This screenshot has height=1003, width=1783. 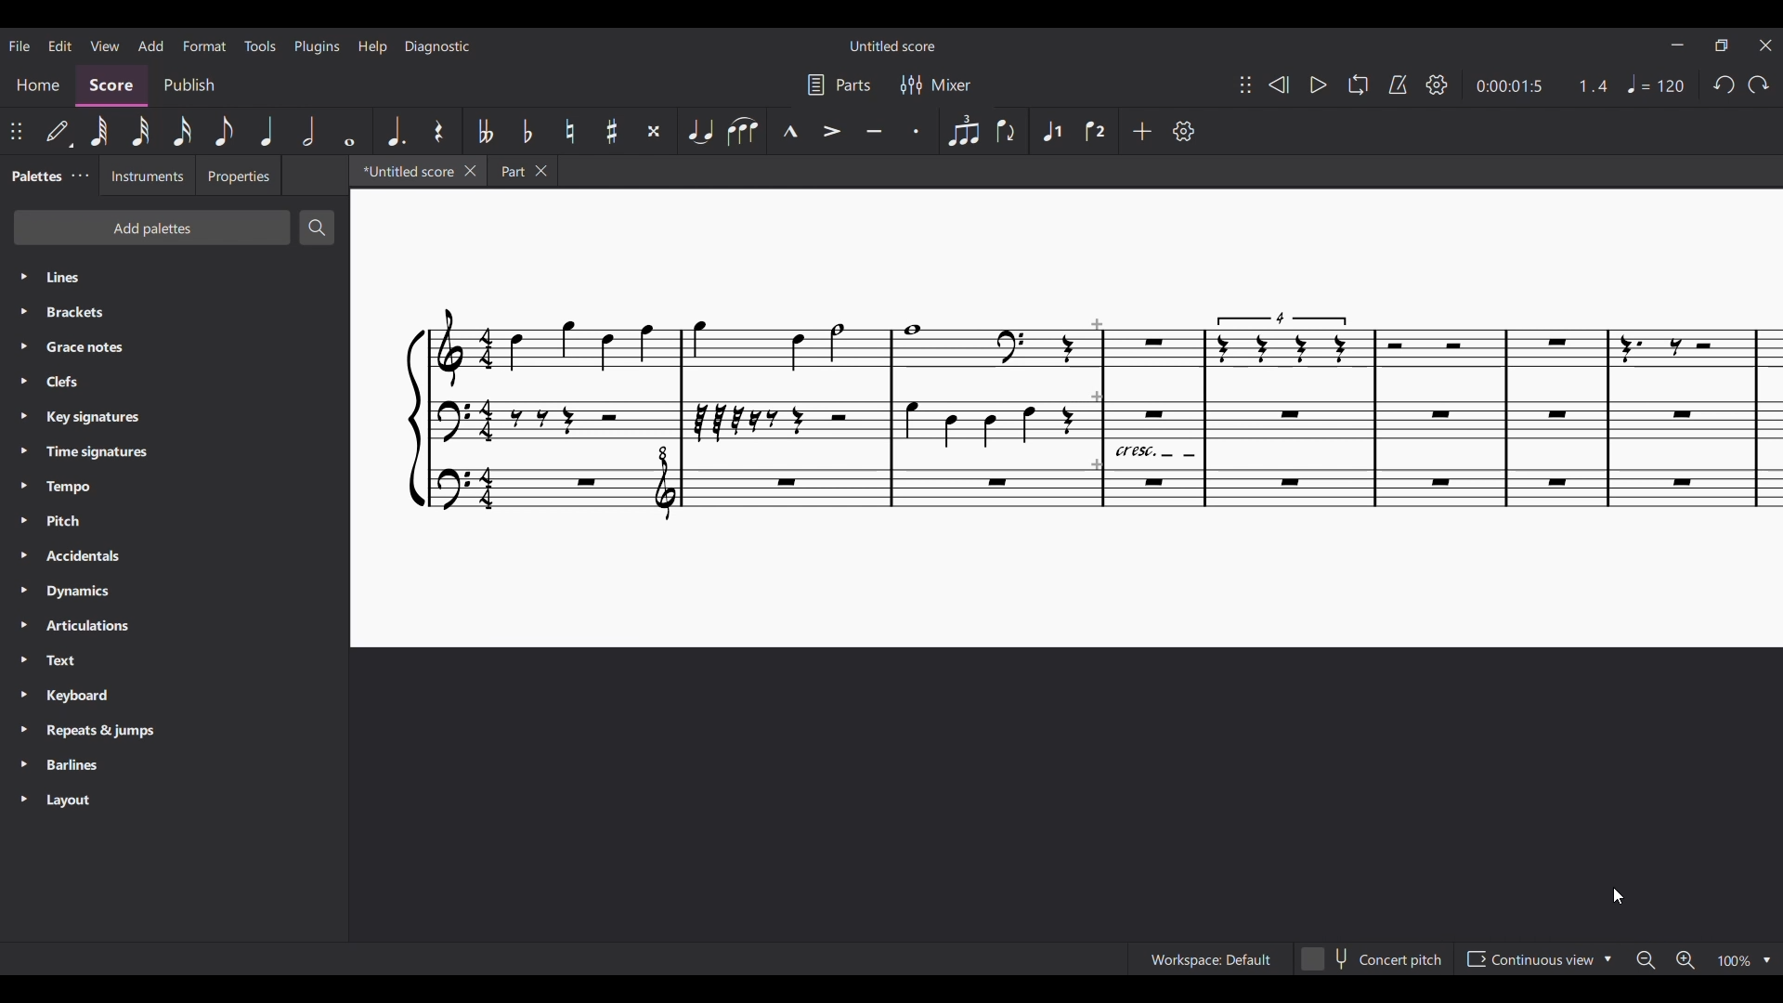 I want to click on Expand respective palette, so click(x=22, y=539).